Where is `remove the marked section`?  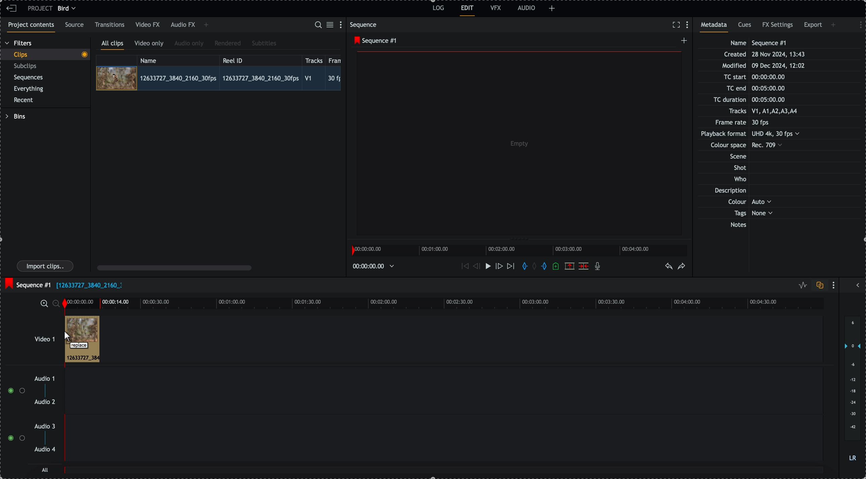 remove the marked section is located at coordinates (569, 266).